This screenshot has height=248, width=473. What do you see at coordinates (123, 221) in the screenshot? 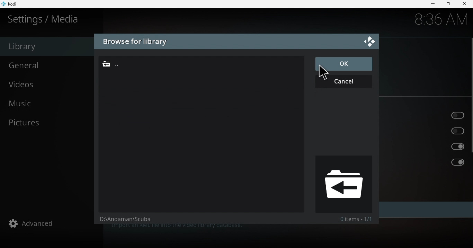
I see `address` at bounding box center [123, 221].